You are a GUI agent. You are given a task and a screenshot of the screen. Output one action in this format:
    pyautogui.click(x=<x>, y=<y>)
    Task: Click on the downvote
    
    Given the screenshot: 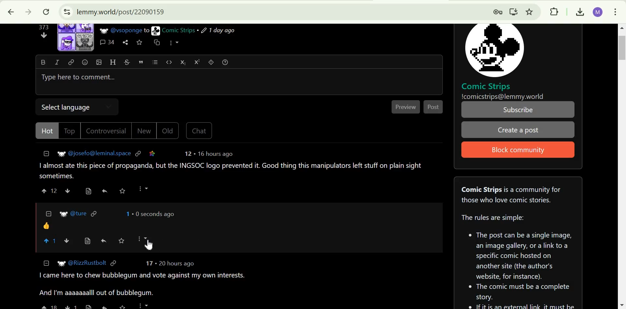 What is the action you would take?
    pyautogui.click(x=67, y=241)
    